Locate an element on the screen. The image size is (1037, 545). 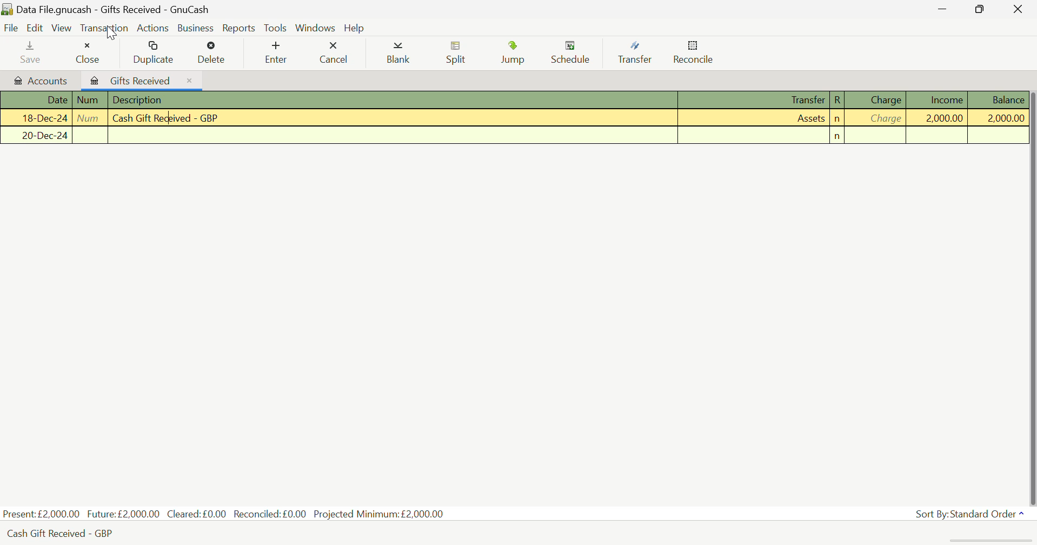
Reconcile is located at coordinates (694, 52).